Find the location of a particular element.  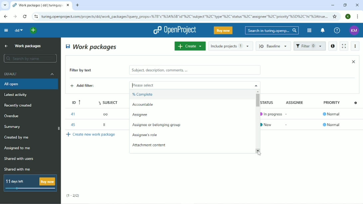

Attachment content is located at coordinates (149, 145).